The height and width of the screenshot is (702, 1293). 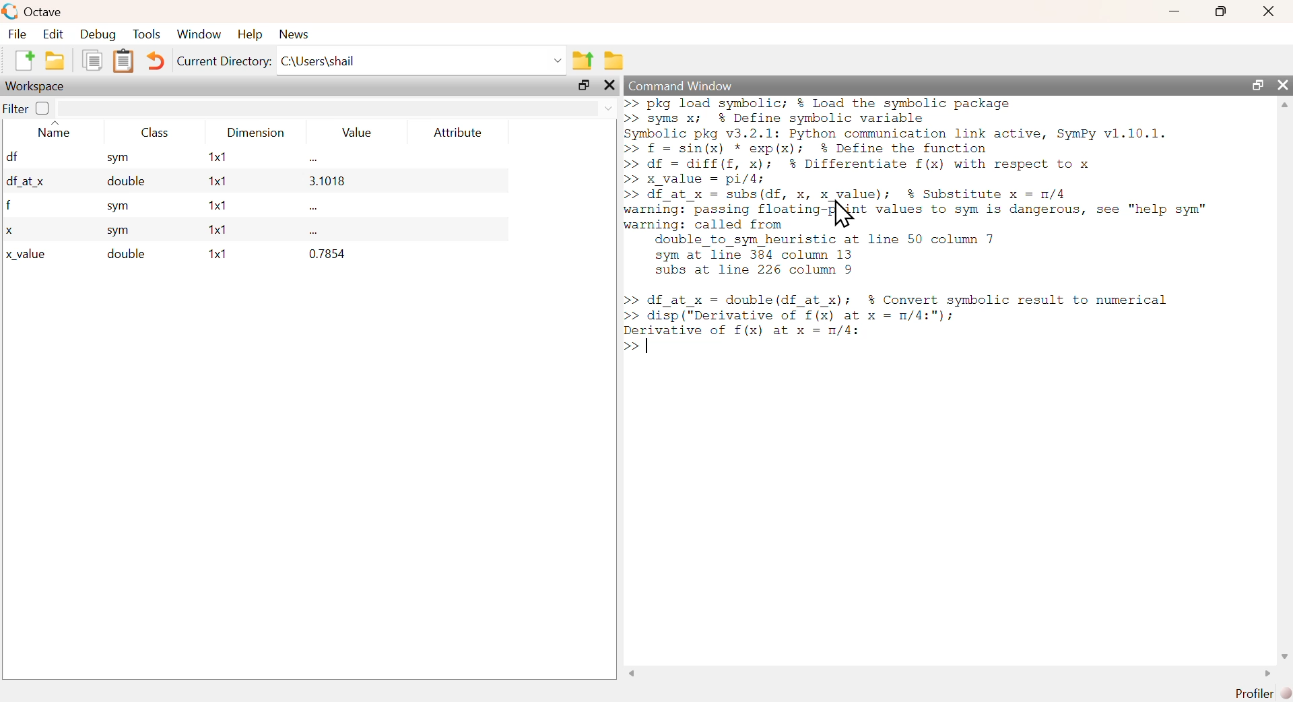 What do you see at coordinates (614, 62) in the screenshot?
I see `Browse directories` at bounding box center [614, 62].